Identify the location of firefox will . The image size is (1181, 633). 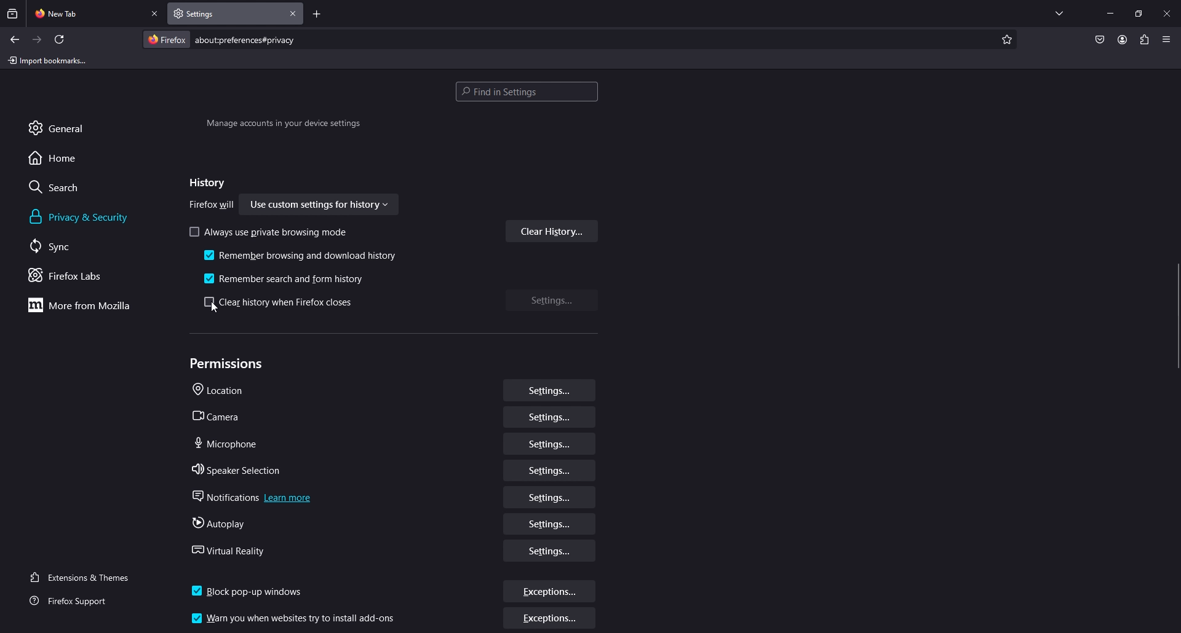
(212, 206).